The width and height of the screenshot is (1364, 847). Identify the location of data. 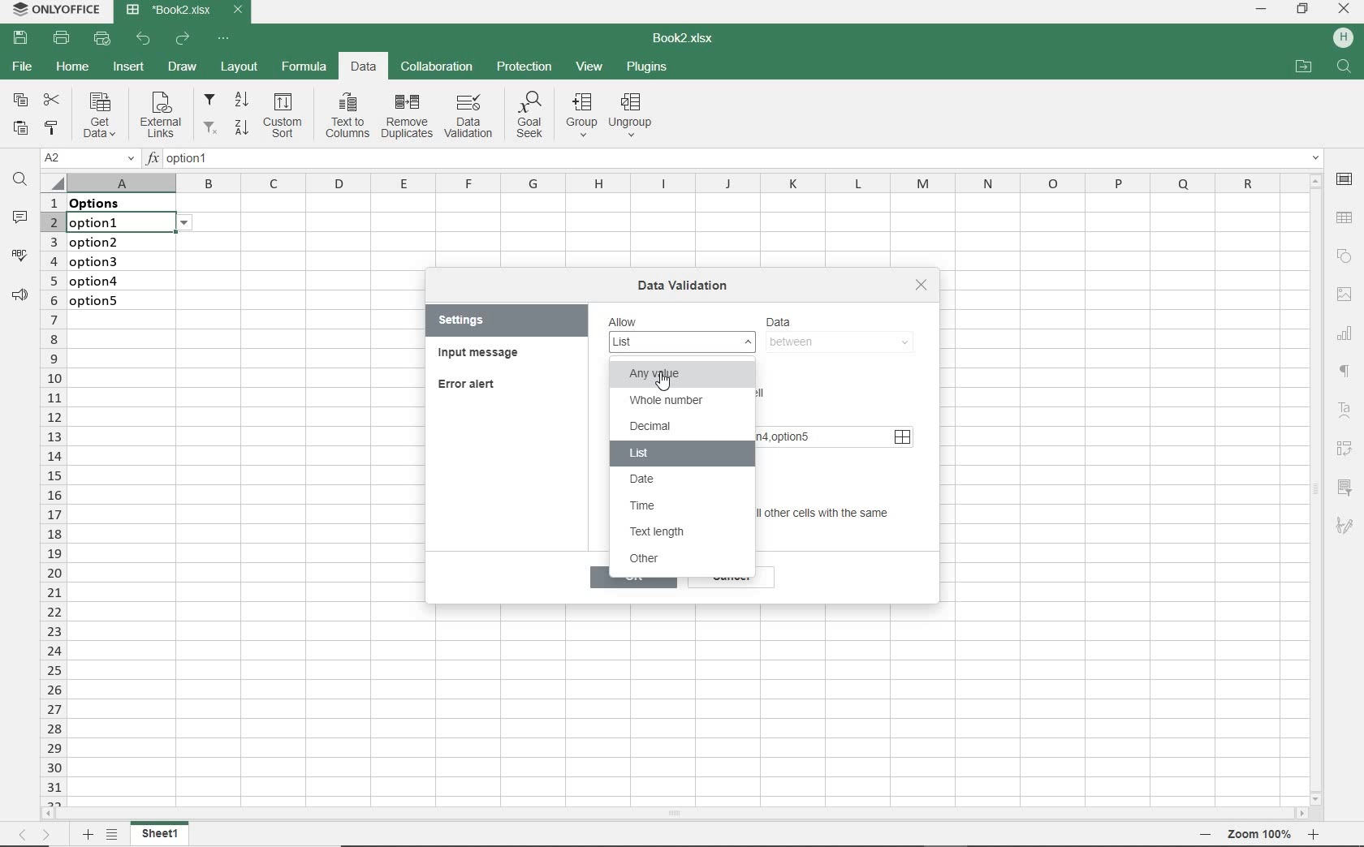
(107, 203).